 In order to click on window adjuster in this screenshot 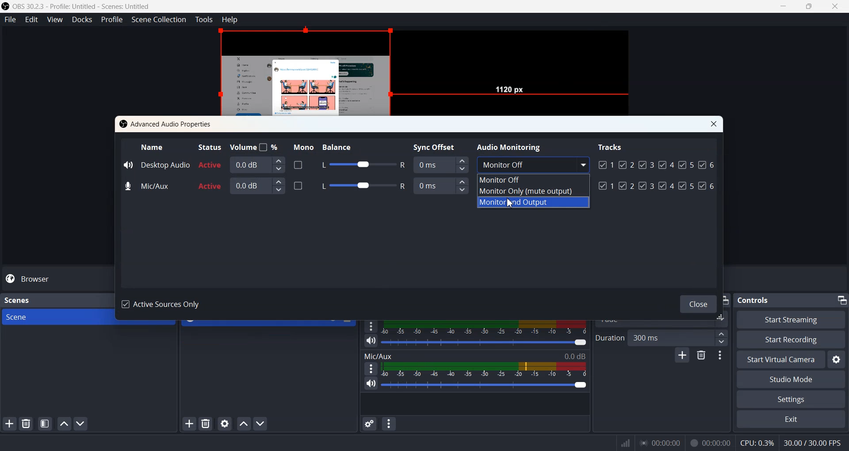, I will do `click(722, 318)`.